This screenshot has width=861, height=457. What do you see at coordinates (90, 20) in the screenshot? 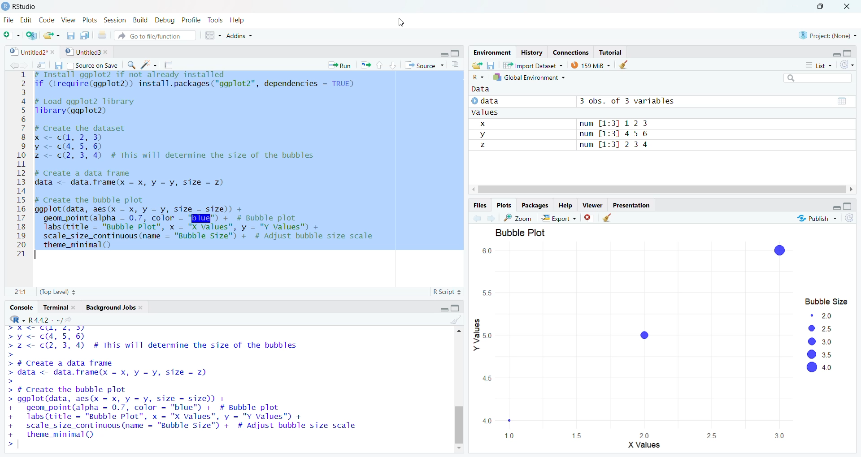
I see `Plots` at bounding box center [90, 20].